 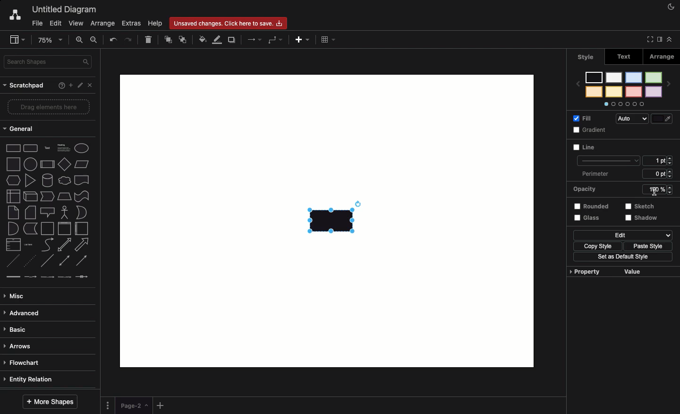 What do you see at coordinates (50, 40) in the screenshot?
I see `Zoom` at bounding box center [50, 40].